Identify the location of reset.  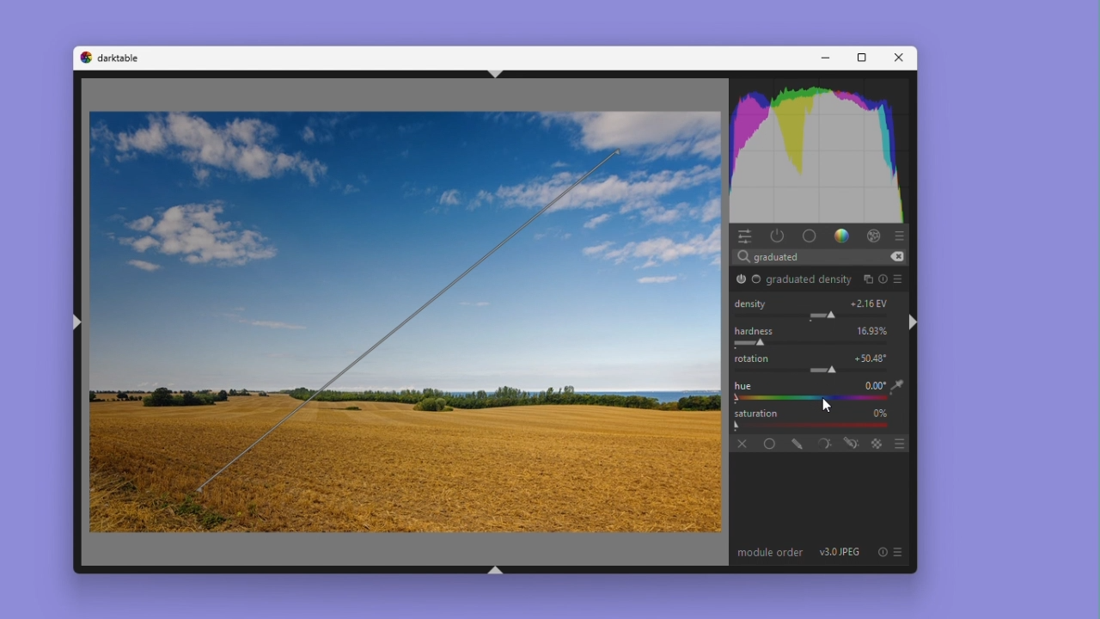
(882, 552).